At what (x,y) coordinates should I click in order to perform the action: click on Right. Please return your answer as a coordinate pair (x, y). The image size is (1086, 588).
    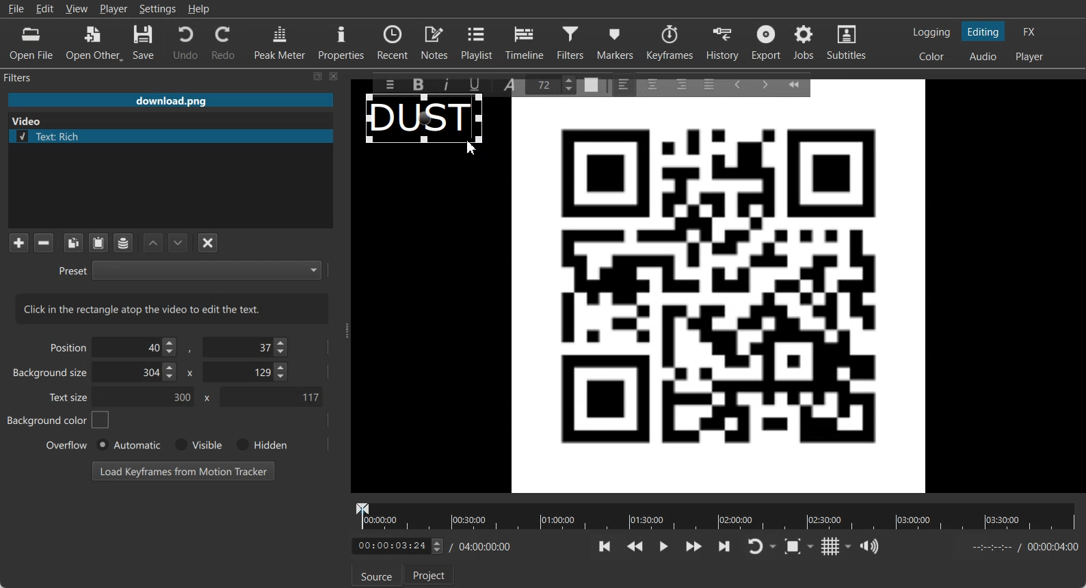
    Looking at the image, I should click on (680, 83).